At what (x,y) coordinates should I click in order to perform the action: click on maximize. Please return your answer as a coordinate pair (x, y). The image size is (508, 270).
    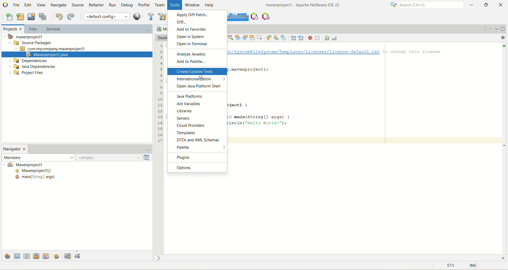
    Looking at the image, I should click on (486, 5).